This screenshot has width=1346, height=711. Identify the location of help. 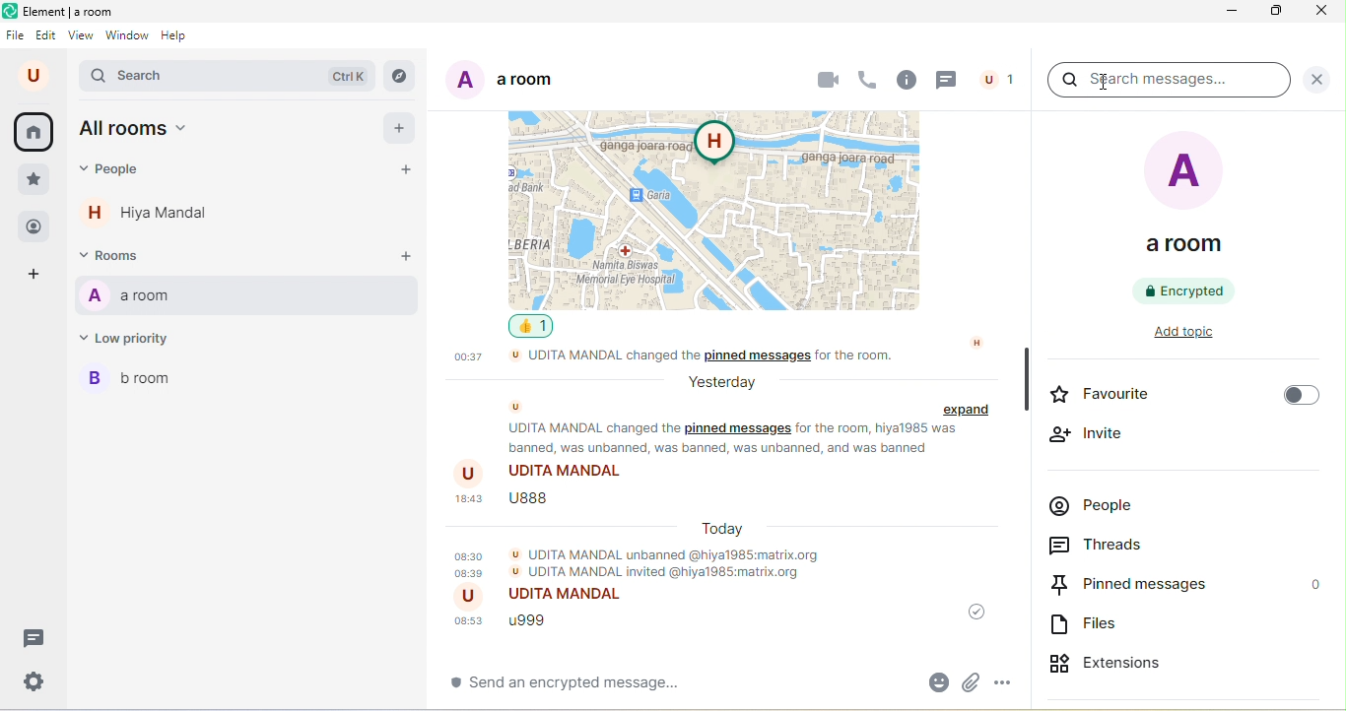
(179, 38).